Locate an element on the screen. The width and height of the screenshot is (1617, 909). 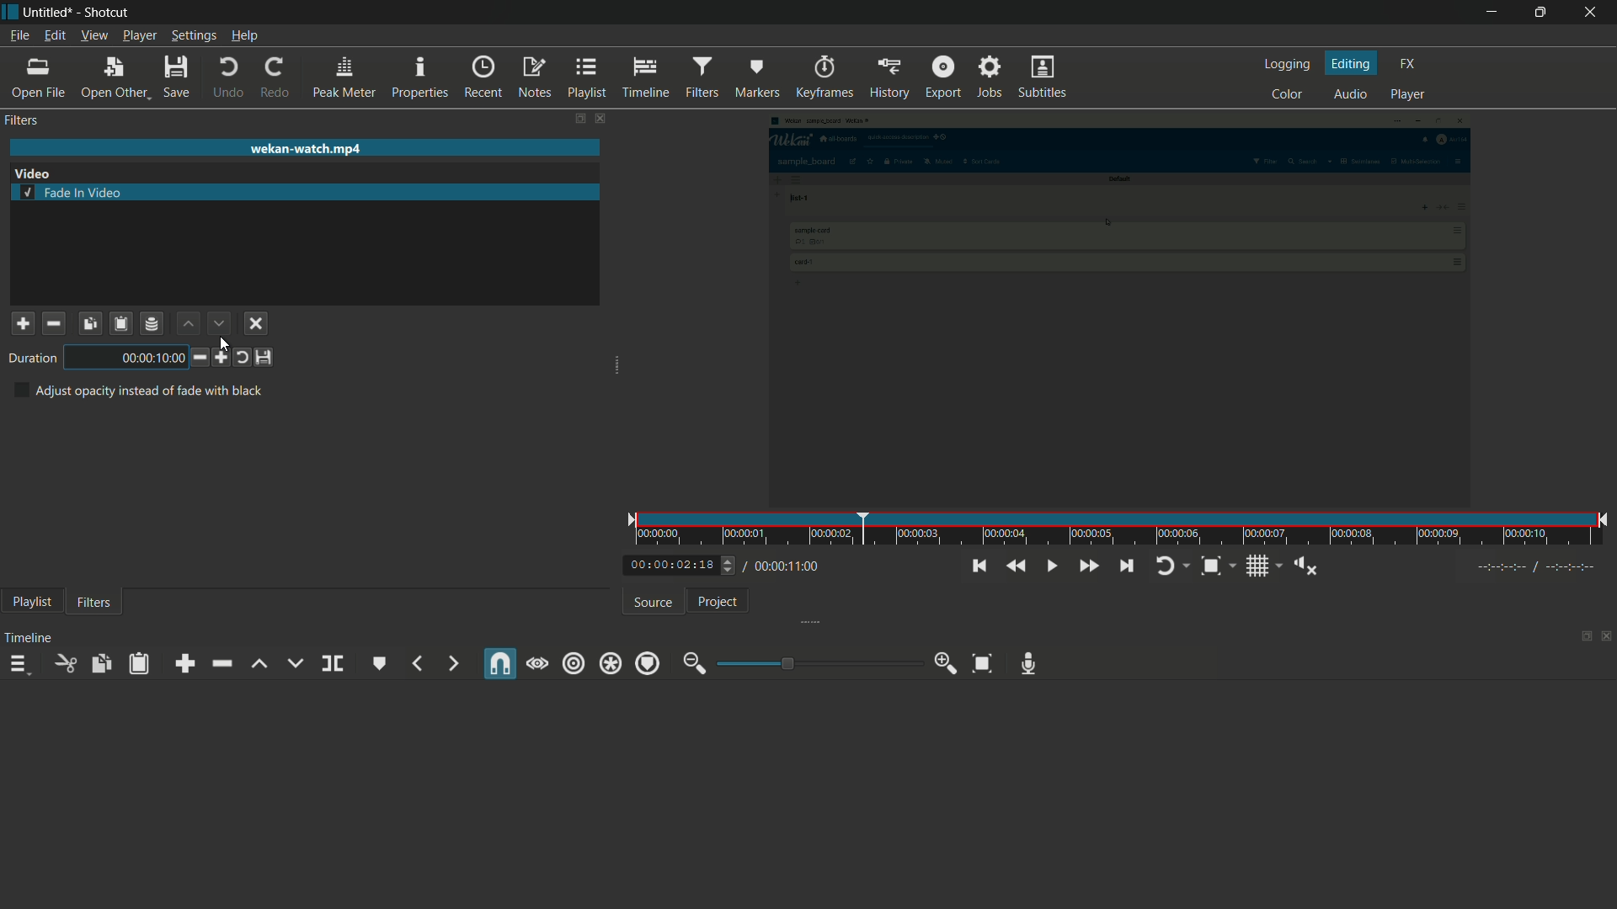
source is located at coordinates (653, 603).